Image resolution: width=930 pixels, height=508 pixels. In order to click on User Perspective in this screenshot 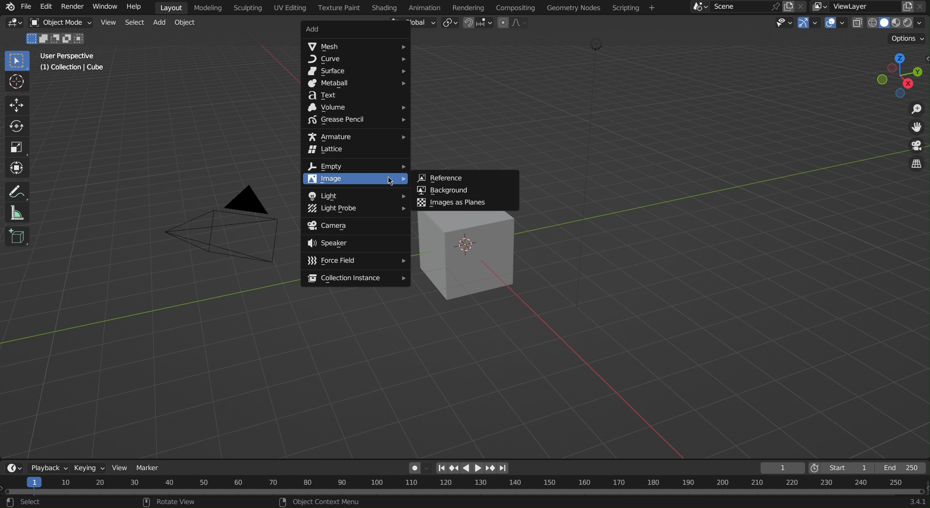, I will do `click(69, 56)`.